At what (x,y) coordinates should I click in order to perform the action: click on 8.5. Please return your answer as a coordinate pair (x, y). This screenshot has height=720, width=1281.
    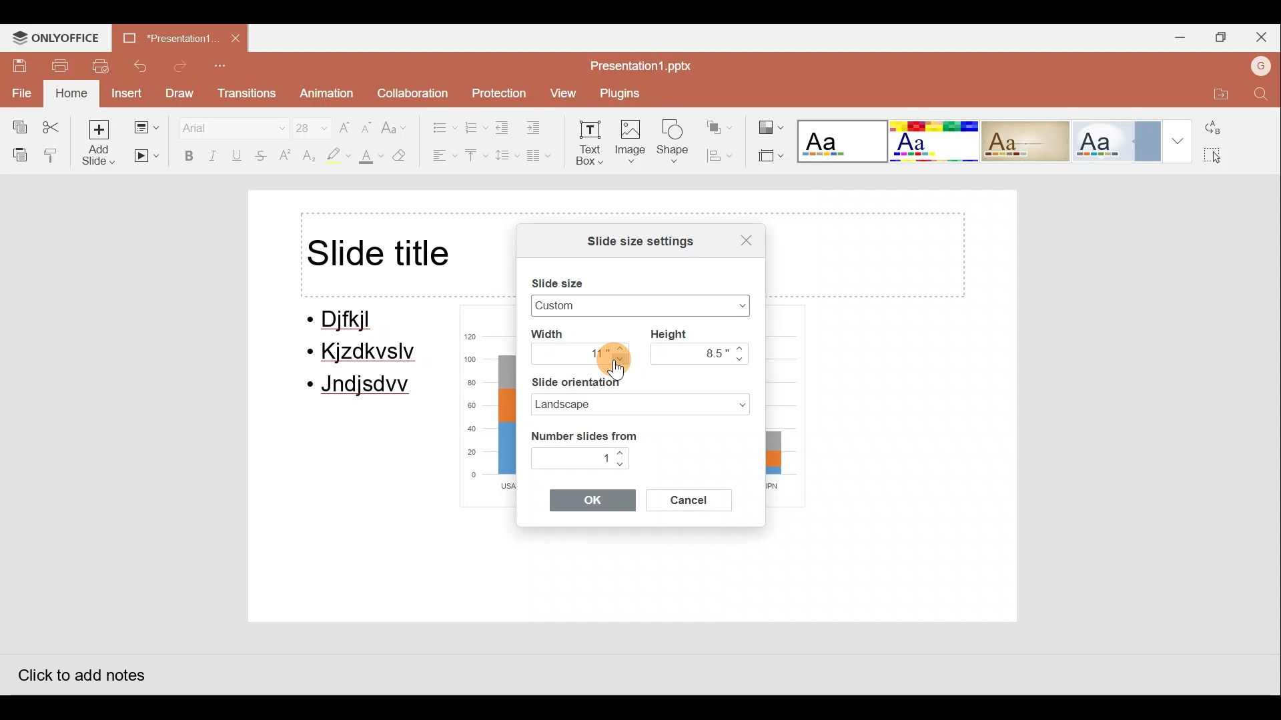
    Looking at the image, I should click on (692, 353).